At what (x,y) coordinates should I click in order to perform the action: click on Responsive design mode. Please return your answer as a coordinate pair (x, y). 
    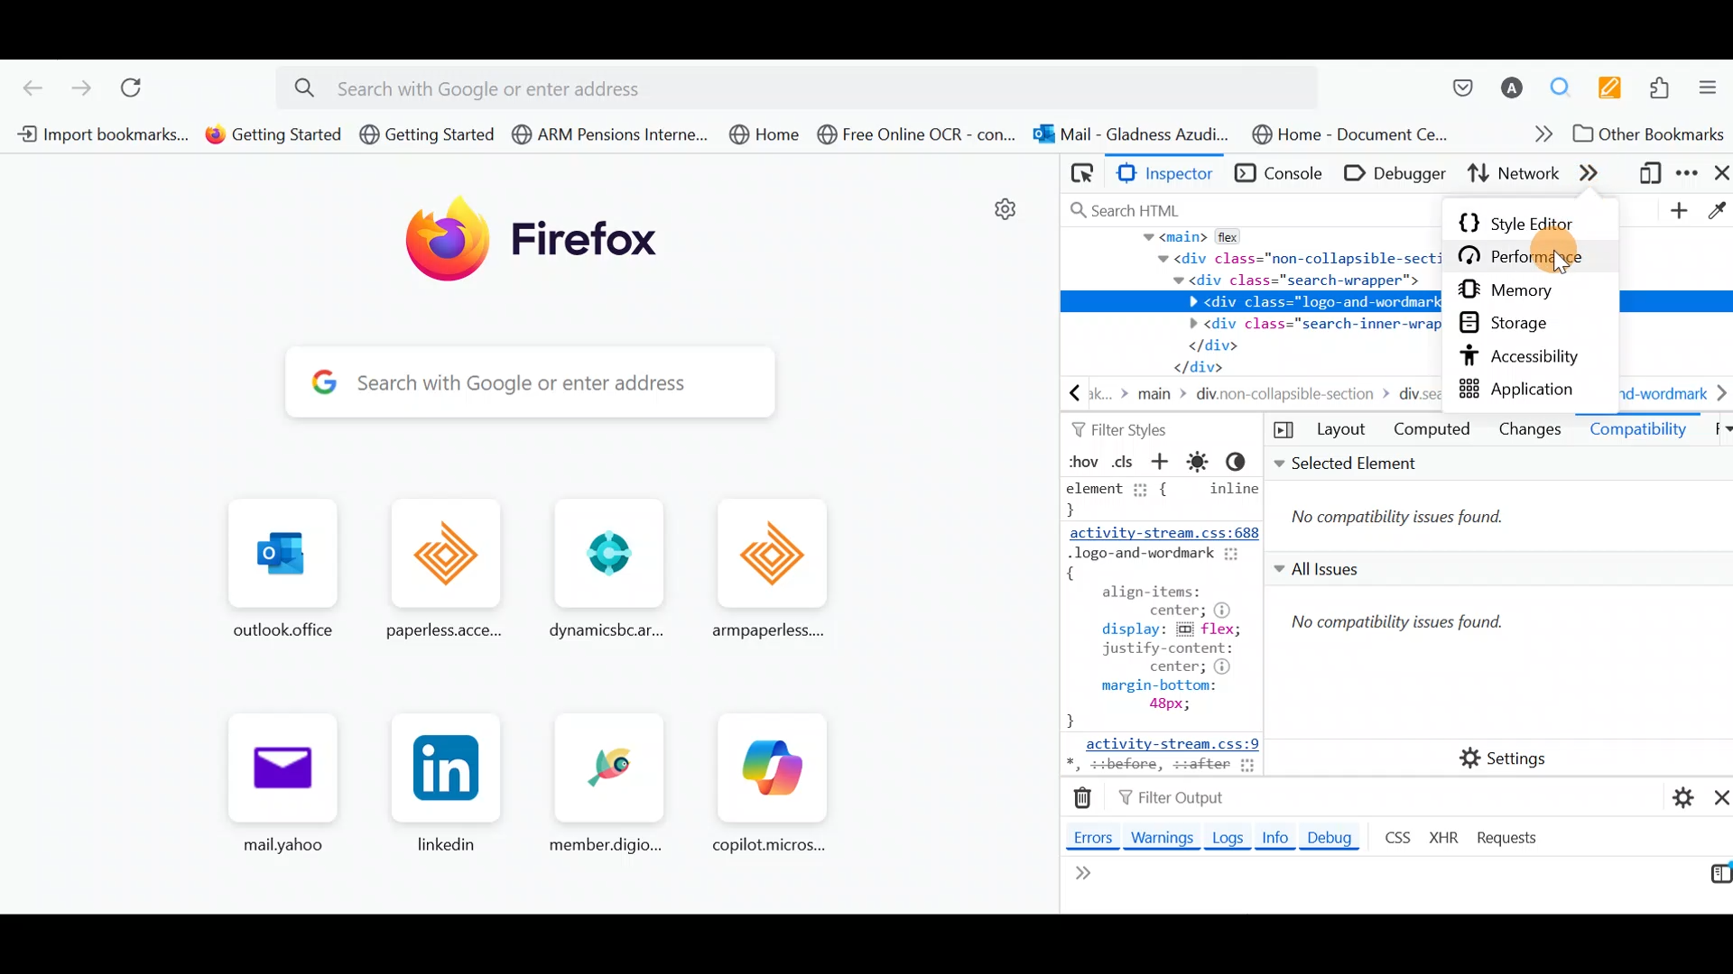
    Looking at the image, I should click on (1650, 177).